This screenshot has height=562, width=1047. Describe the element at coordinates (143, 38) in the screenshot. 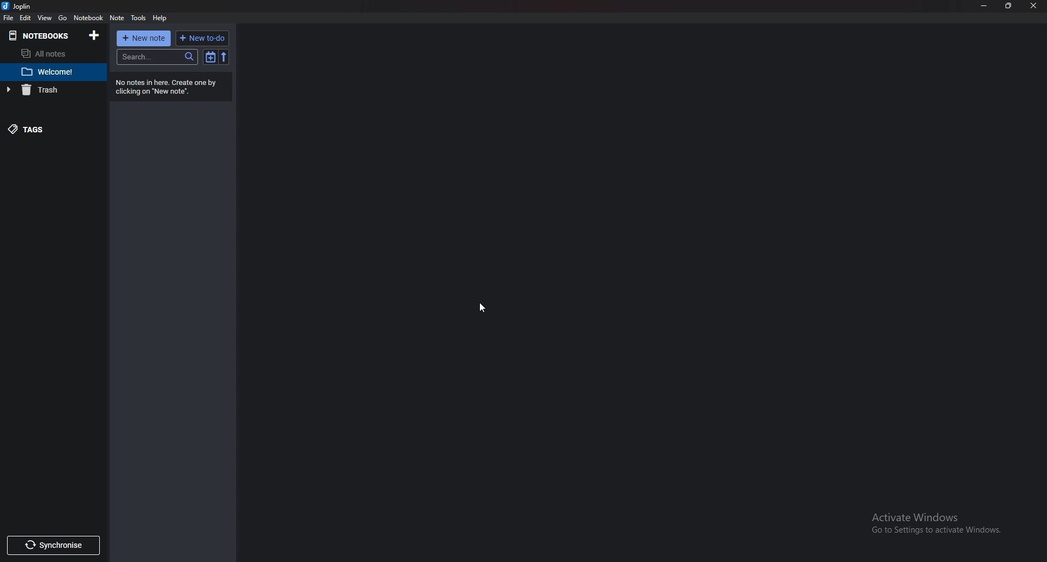

I see `New note` at that location.